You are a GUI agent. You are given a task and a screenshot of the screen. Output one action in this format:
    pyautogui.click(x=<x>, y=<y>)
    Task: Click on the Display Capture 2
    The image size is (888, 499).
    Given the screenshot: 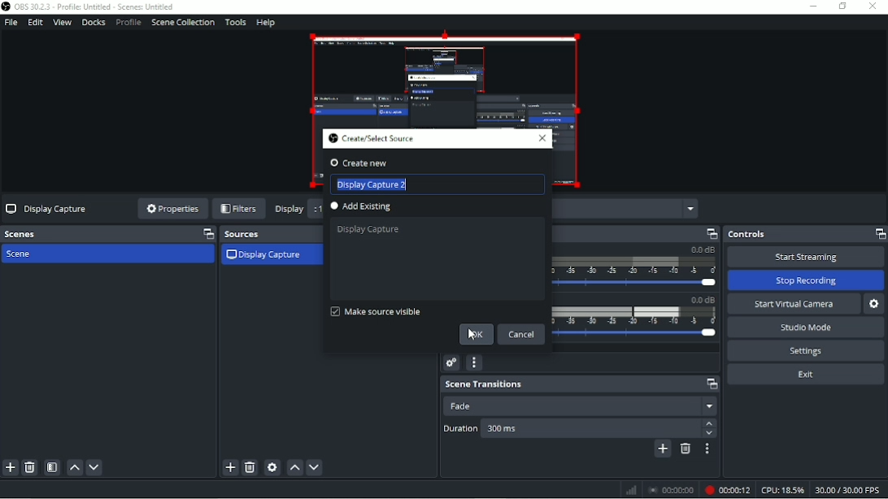 What is the action you would take?
    pyautogui.click(x=439, y=184)
    